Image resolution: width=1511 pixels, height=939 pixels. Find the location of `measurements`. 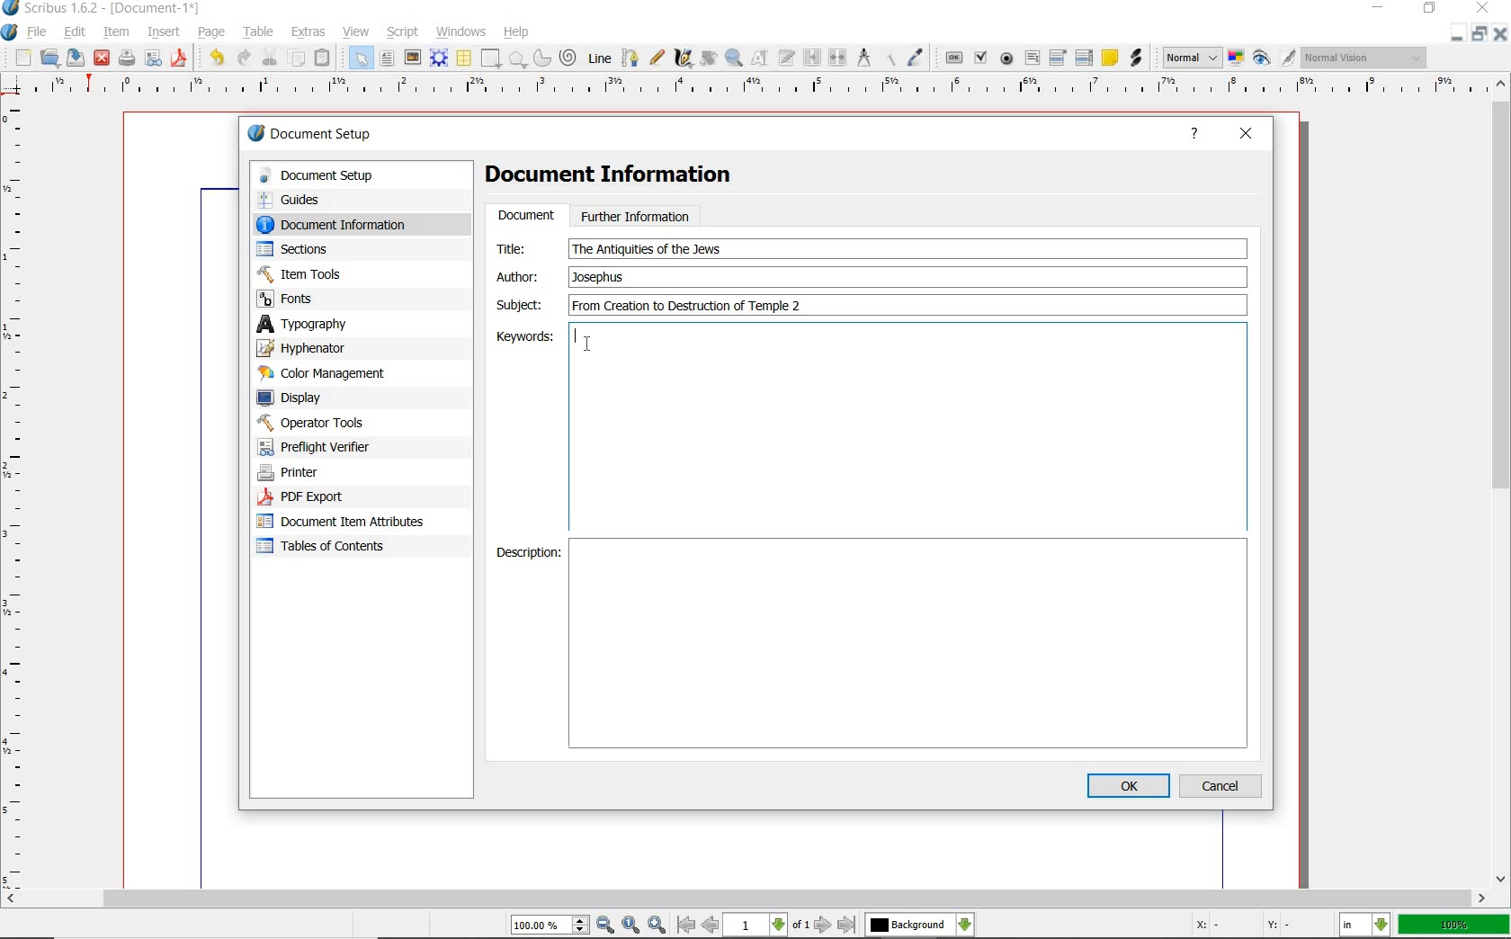

measurements is located at coordinates (863, 58).